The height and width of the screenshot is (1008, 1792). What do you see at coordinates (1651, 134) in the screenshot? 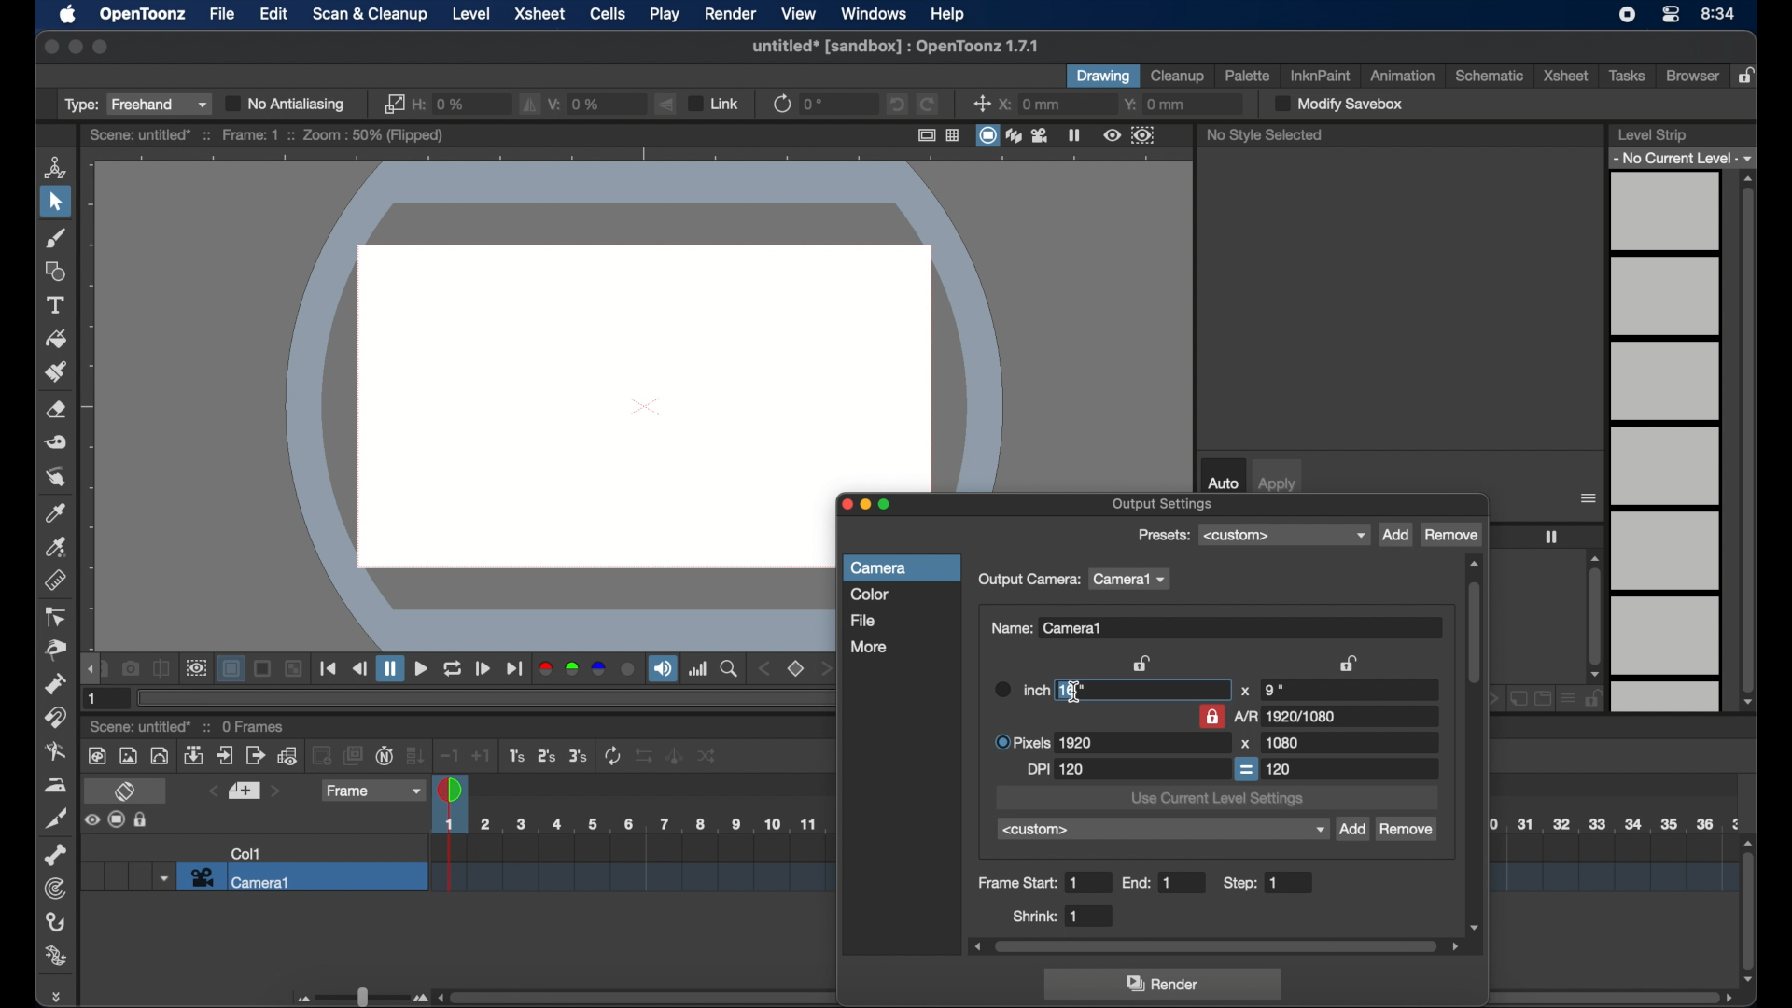
I see `level strip` at bounding box center [1651, 134].